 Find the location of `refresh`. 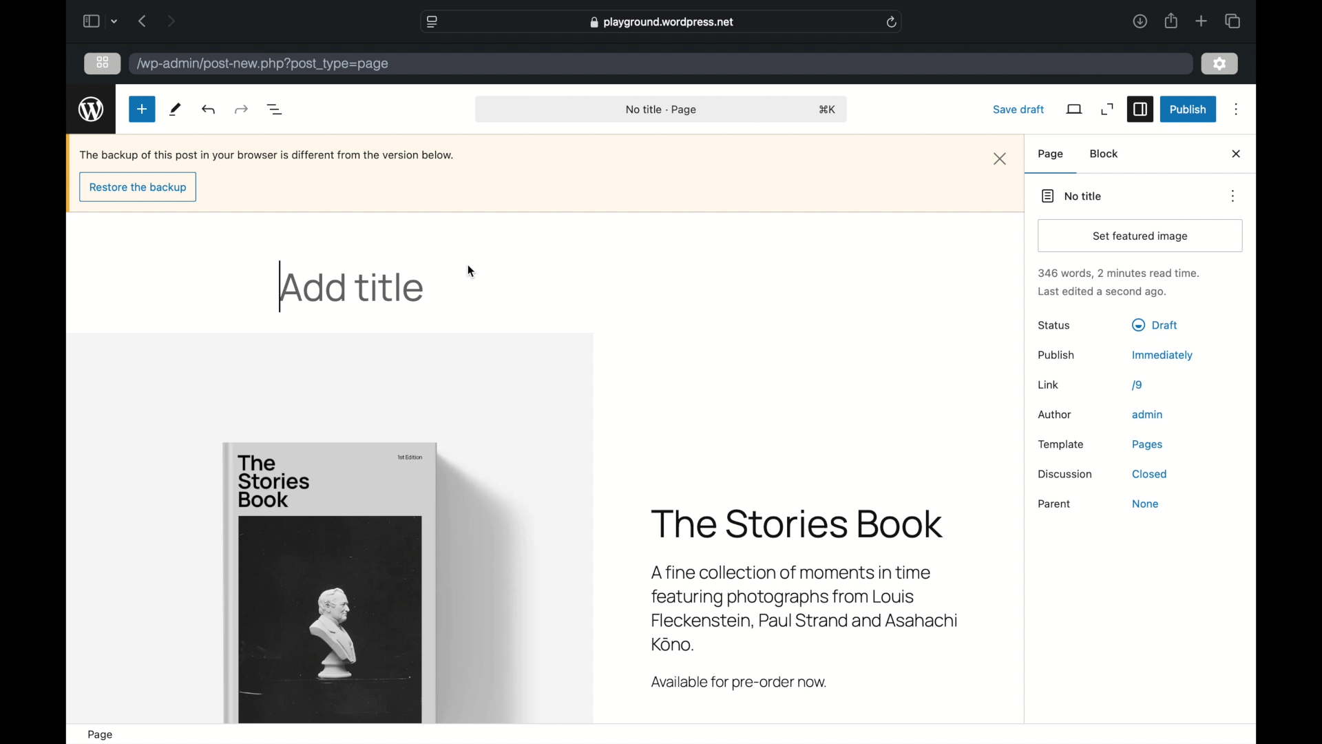

refresh is located at coordinates (892, 22).